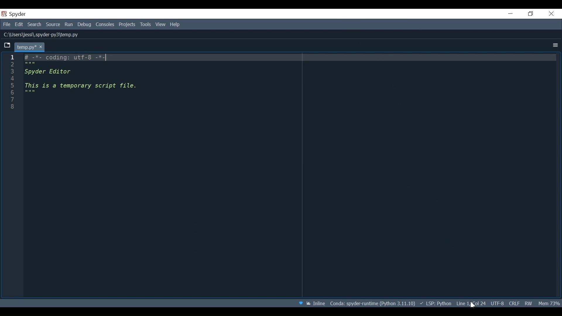 The width and height of the screenshot is (562, 316). I want to click on Search, so click(34, 24).